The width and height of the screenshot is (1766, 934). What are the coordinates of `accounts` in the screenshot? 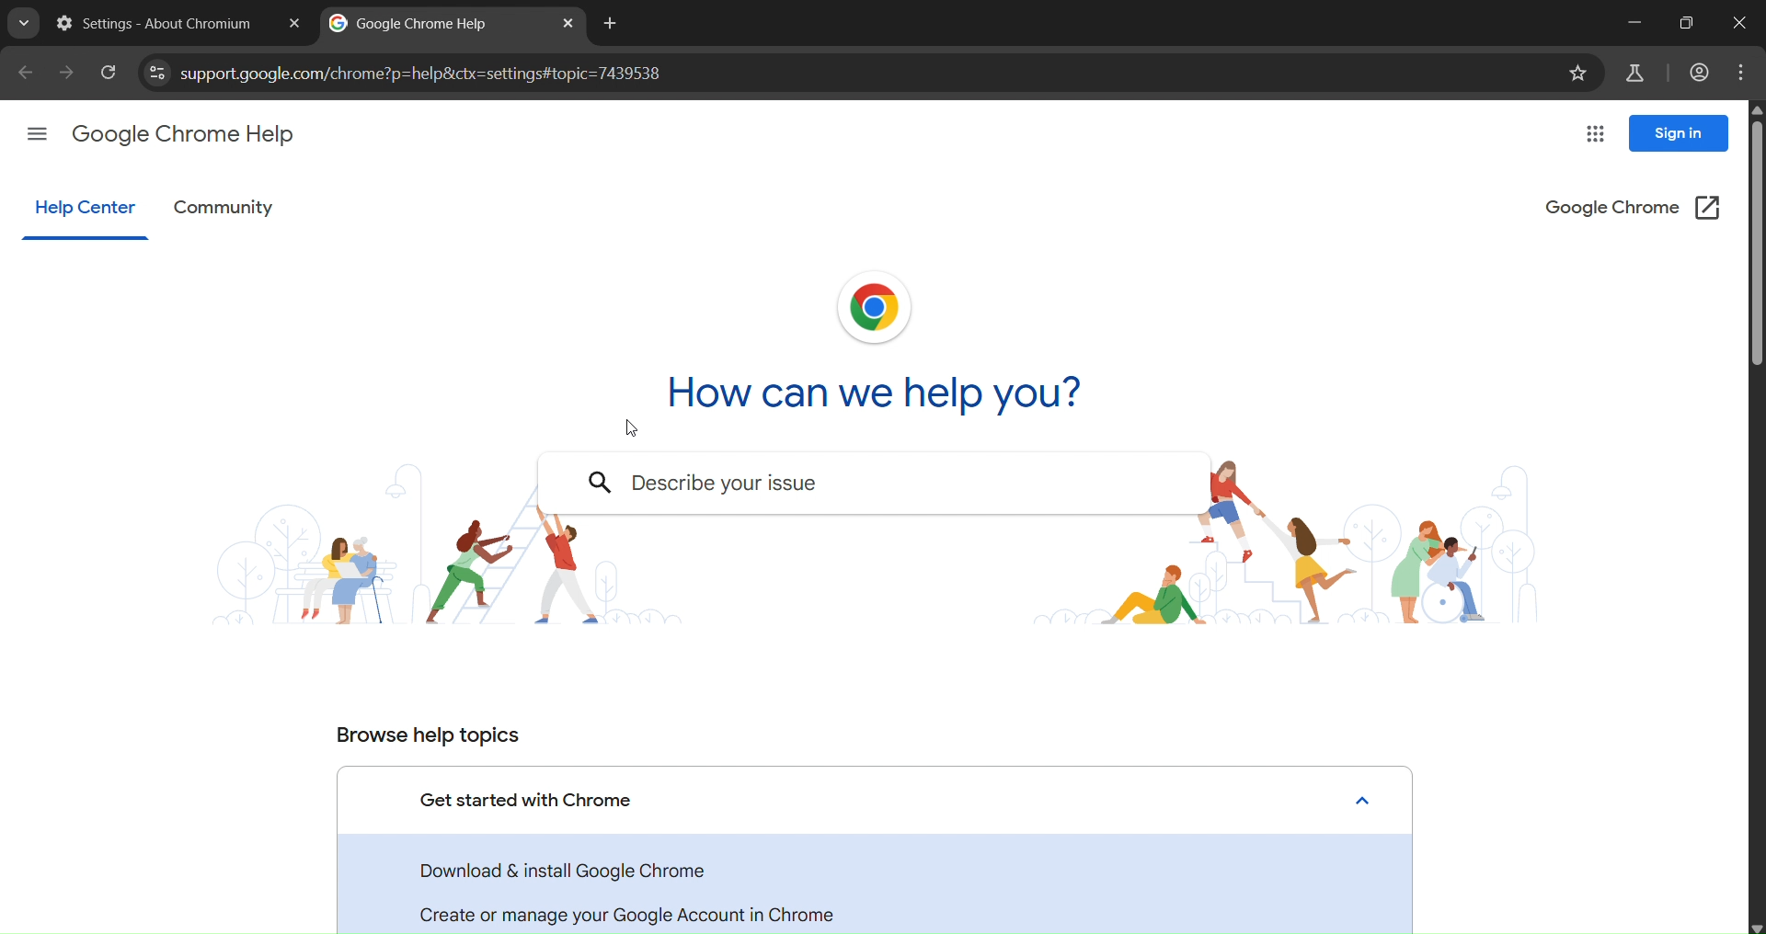 It's located at (1699, 71).